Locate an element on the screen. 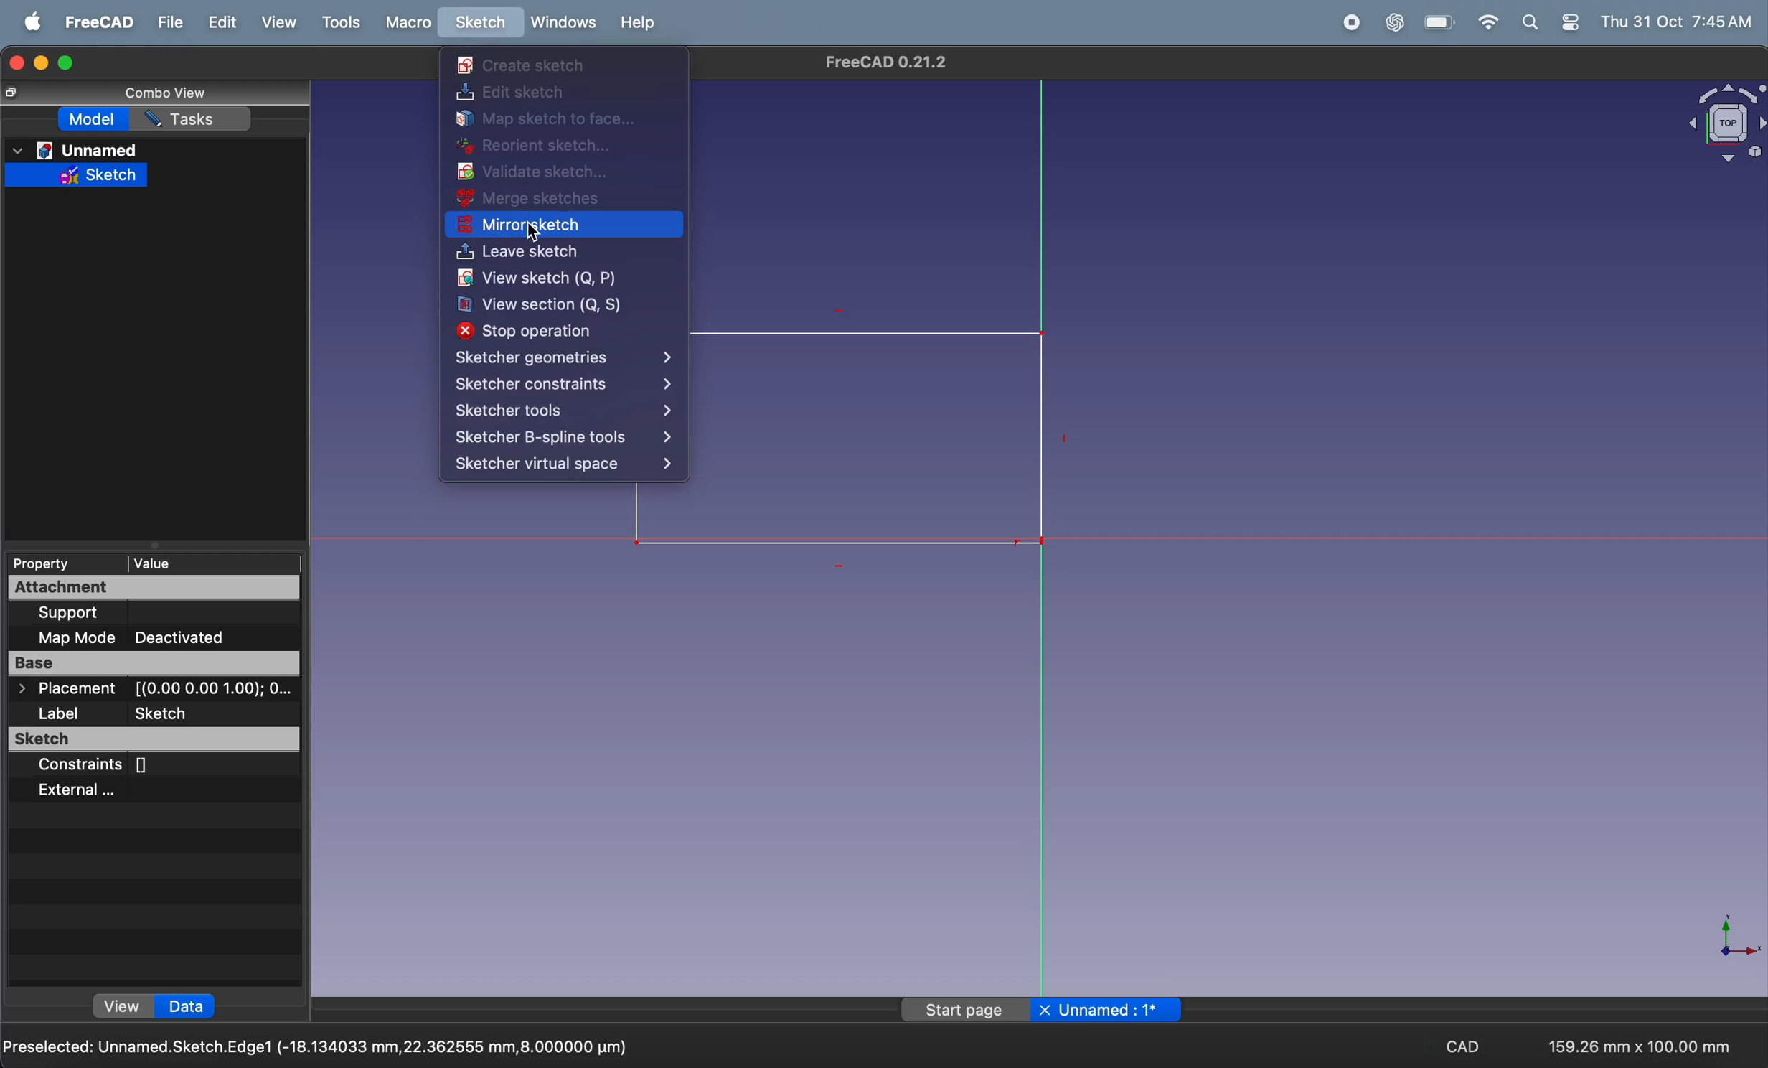 The height and width of the screenshot is (1068, 1768). value is located at coordinates (209, 560).